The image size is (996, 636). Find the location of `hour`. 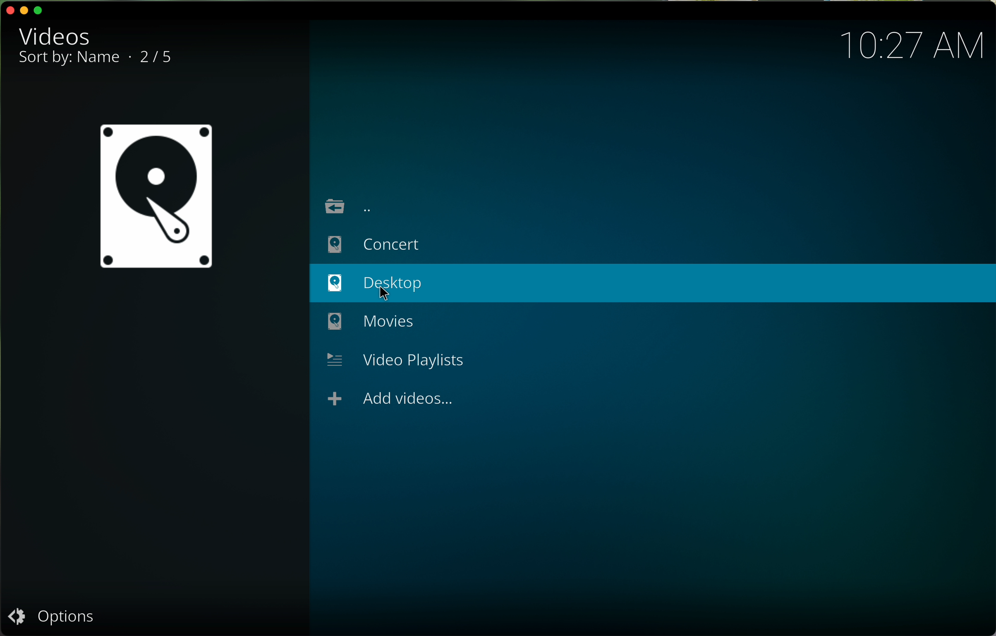

hour is located at coordinates (915, 45).